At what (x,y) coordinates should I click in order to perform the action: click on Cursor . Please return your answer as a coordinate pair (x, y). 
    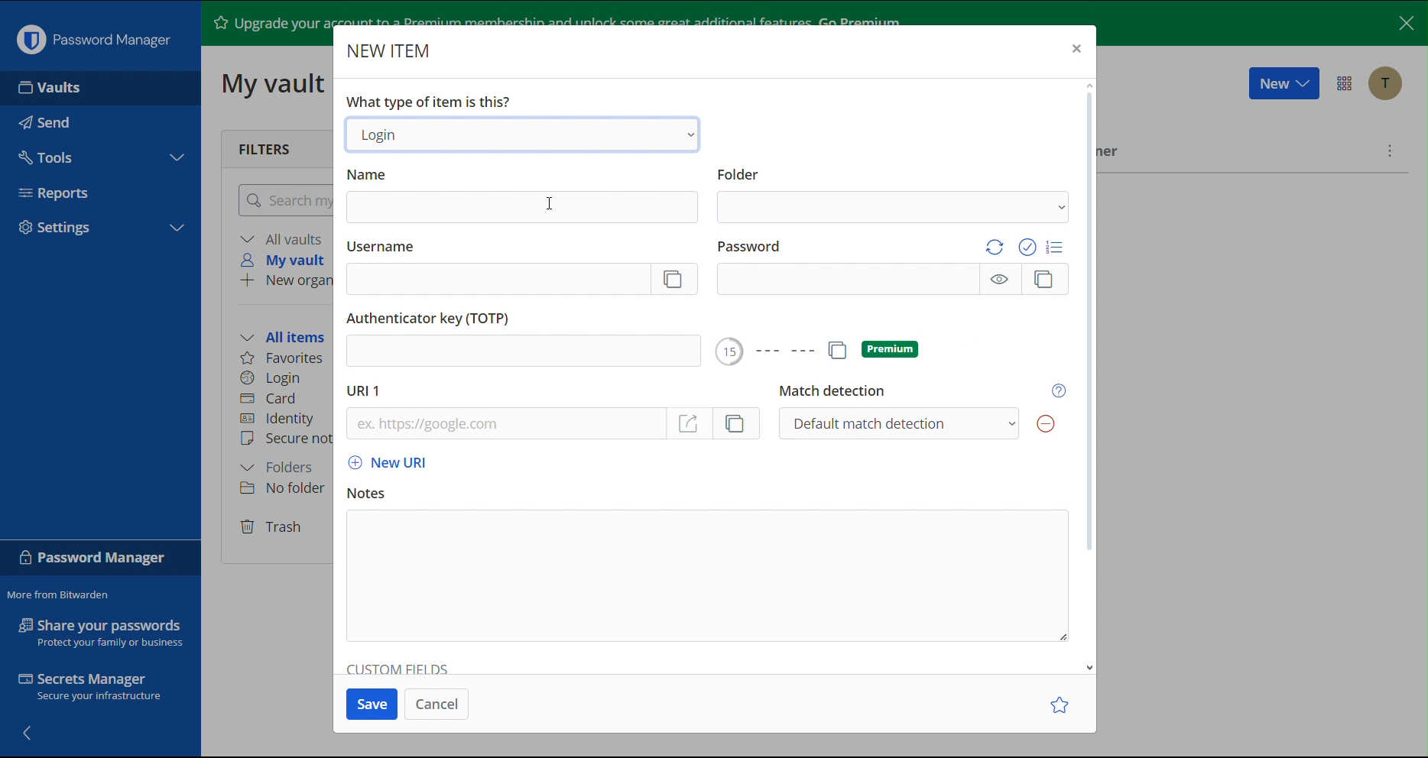
    Looking at the image, I should click on (549, 206).